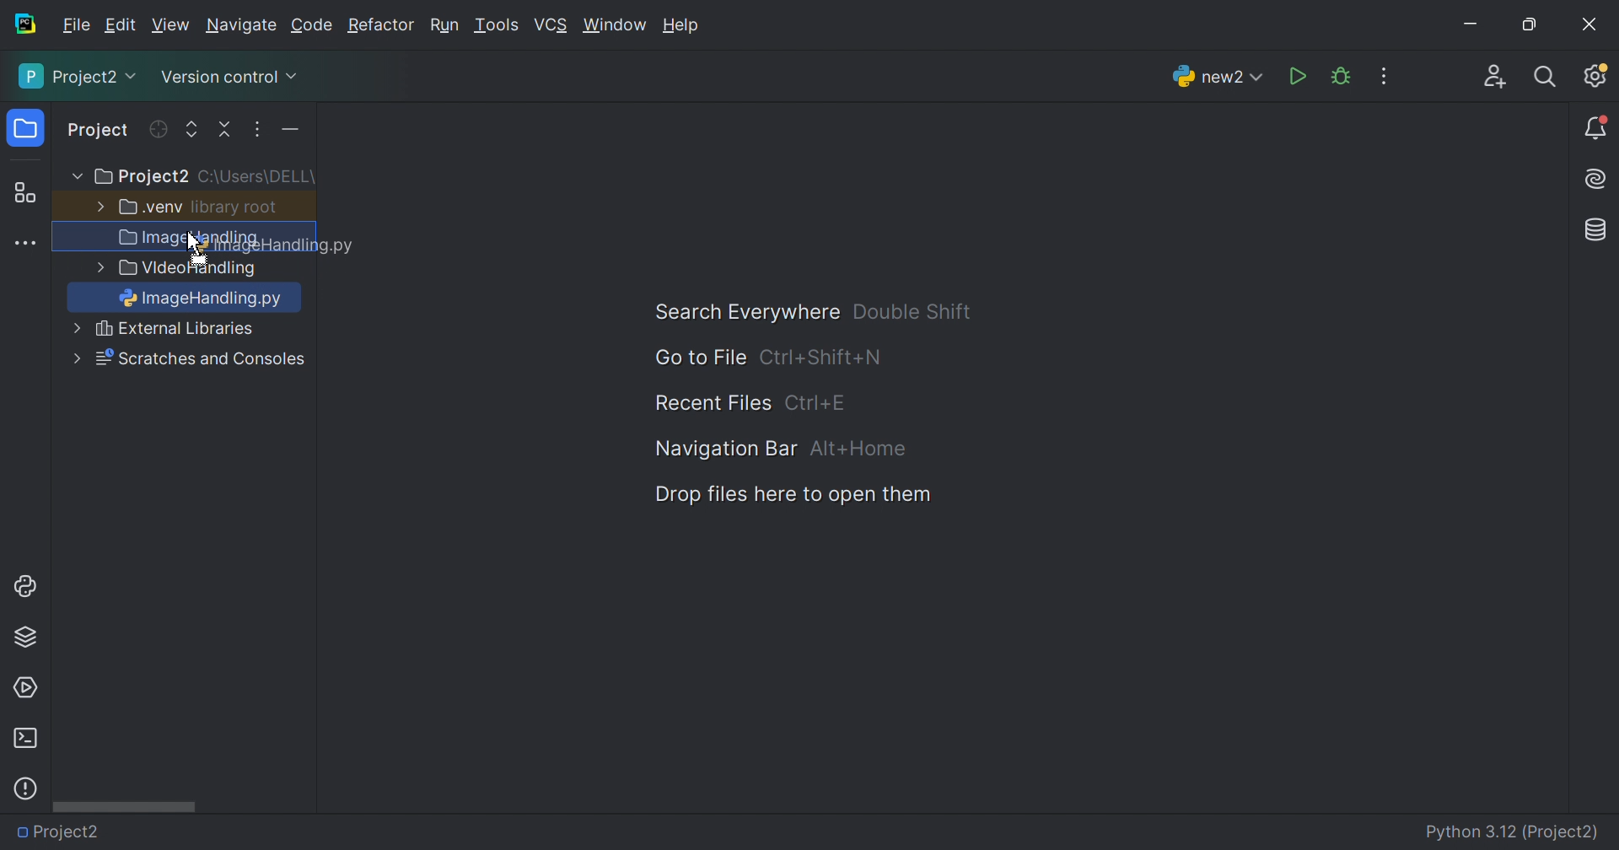 The height and width of the screenshot is (850, 1619). Describe the element at coordinates (1218, 81) in the screenshot. I see `new2` at that location.